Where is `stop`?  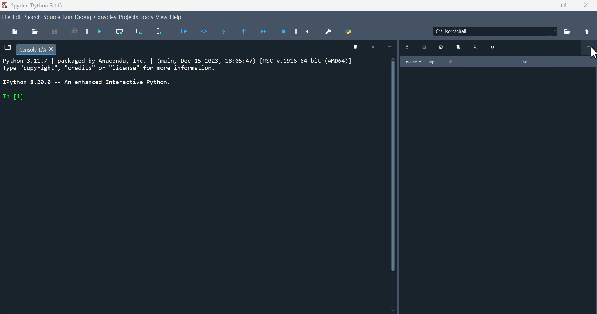 stop is located at coordinates (375, 47).